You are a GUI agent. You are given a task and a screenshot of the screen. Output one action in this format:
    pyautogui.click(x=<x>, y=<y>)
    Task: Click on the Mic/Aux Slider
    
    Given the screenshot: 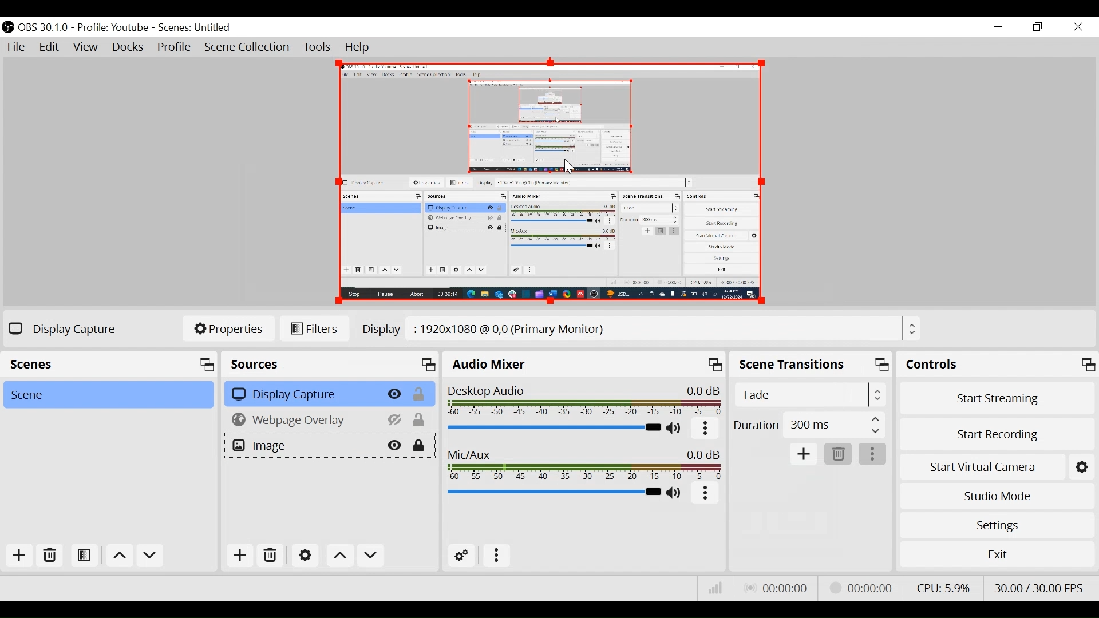 What is the action you would take?
    pyautogui.click(x=552, y=492)
    